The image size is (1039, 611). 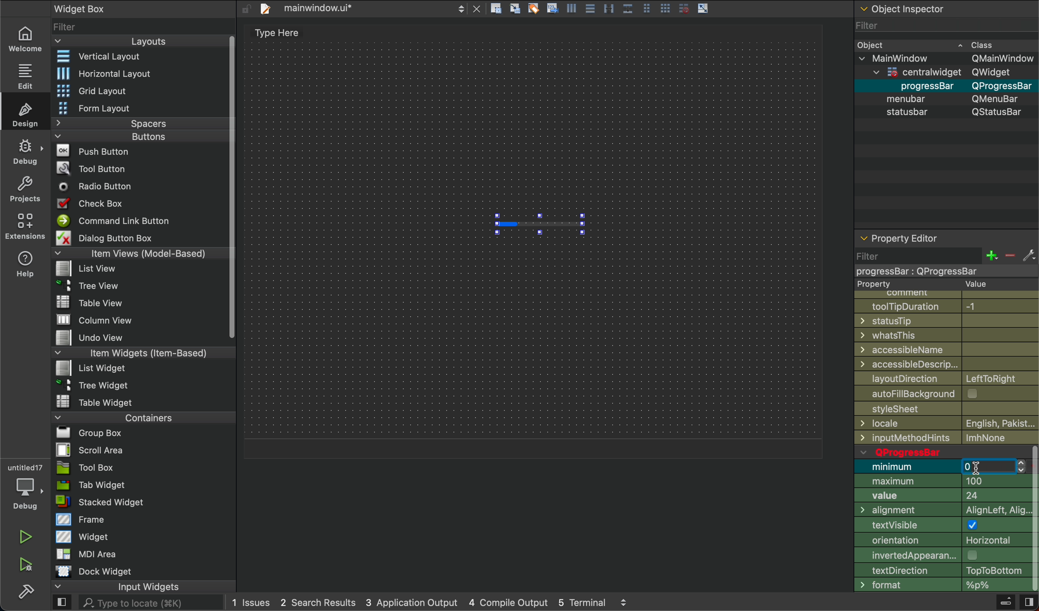 What do you see at coordinates (246, 9) in the screenshot?
I see `unlock` at bounding box center [246, 9].